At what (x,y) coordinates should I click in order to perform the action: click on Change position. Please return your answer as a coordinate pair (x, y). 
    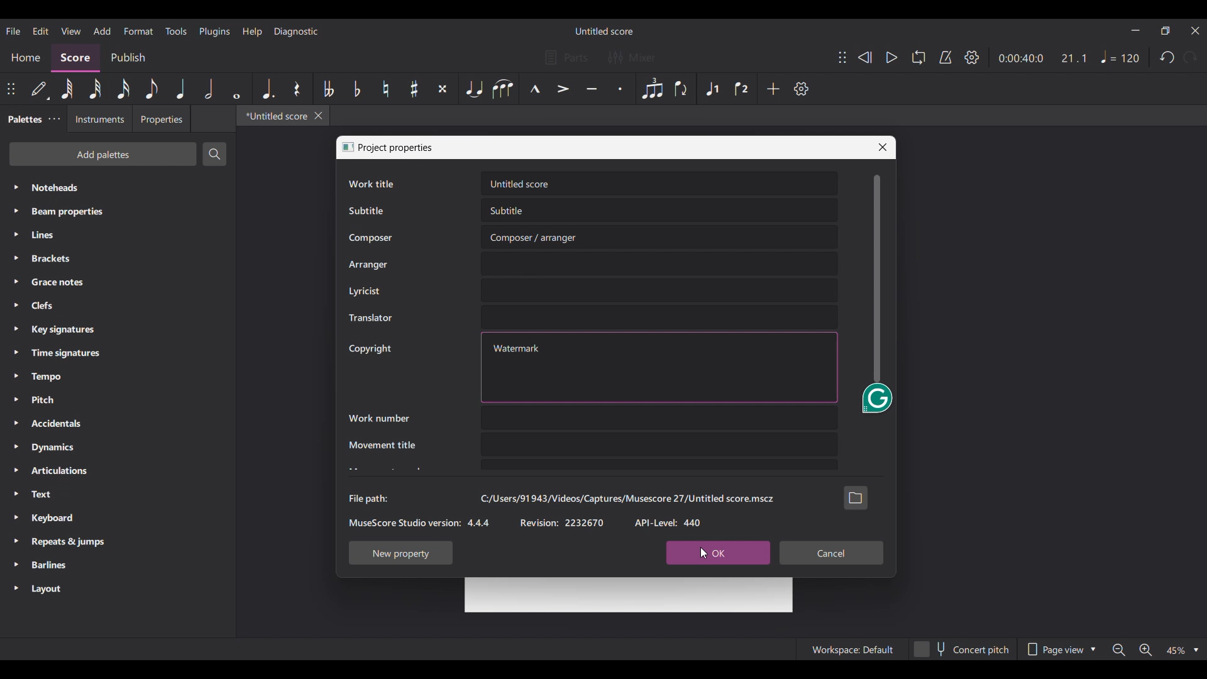
    Looking at the image, I should click on (11, 89).